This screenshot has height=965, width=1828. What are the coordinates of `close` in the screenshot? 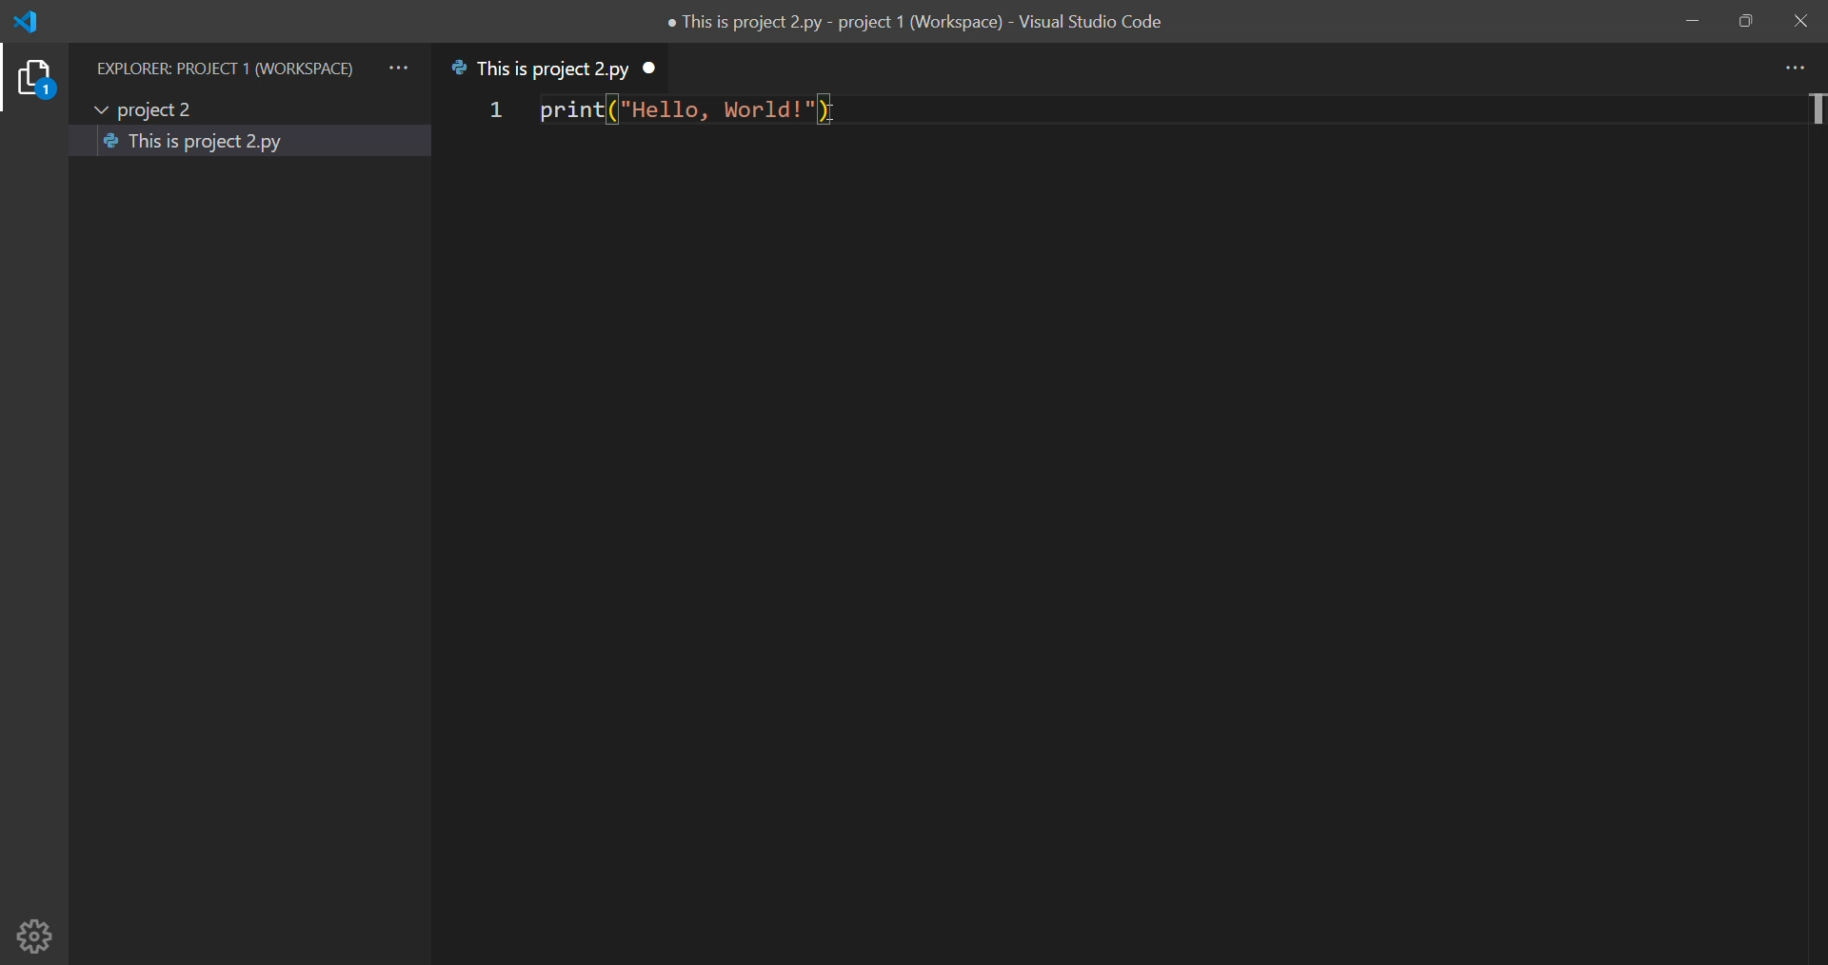 It's located at (1799, 22).